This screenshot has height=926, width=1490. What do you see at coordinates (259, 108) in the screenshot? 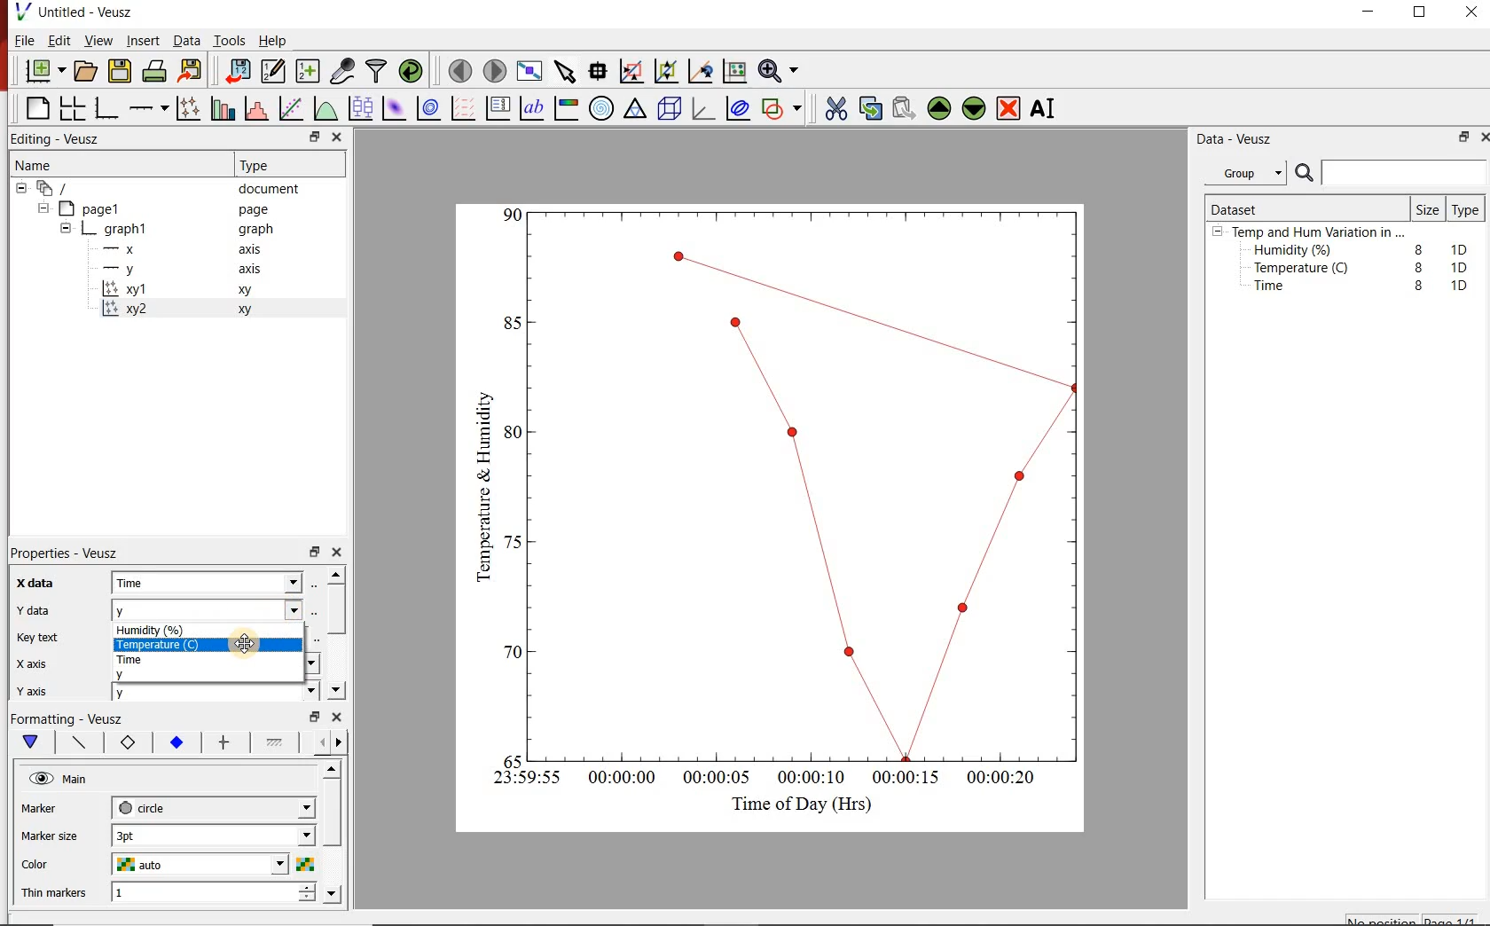
I see `histogram of a dataset` at bounding box center [259, 108].